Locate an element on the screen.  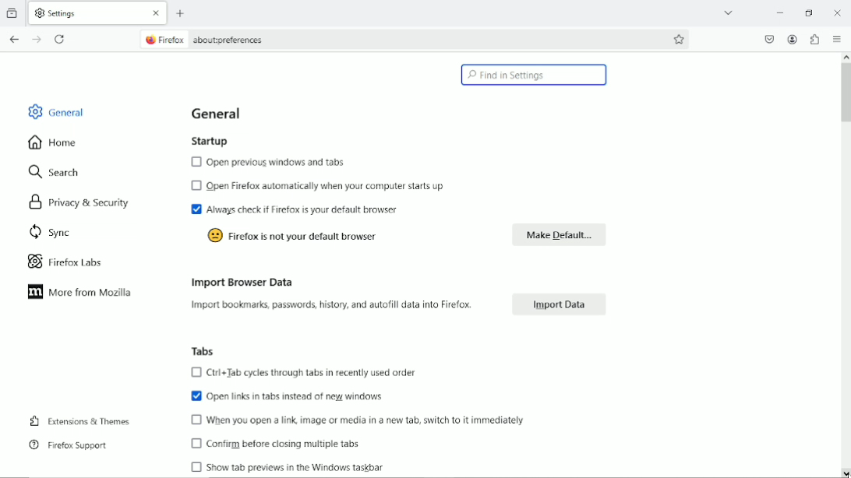
When you open a link, image or media in an new tab switch to it immediately. is located at coordinates (362, 420).